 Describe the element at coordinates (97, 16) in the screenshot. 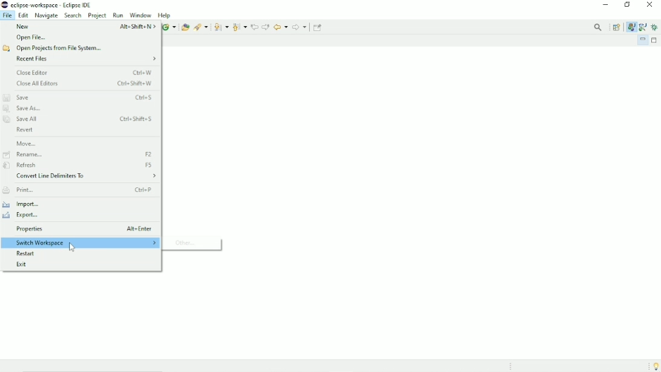

I see `Project` at that location.